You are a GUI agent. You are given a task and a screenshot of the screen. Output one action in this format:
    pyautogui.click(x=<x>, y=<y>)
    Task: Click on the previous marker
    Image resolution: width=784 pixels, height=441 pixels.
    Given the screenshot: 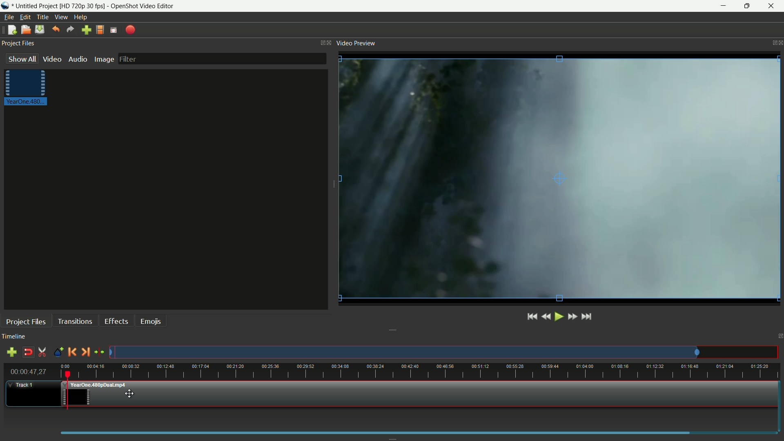 What is the action you would take?
    pyautogui.click(x=72, y=352)
    